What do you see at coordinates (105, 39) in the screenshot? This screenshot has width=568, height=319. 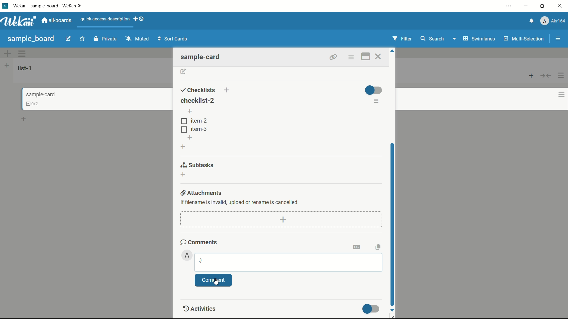 I see `private` at bounding box center [105, 39].